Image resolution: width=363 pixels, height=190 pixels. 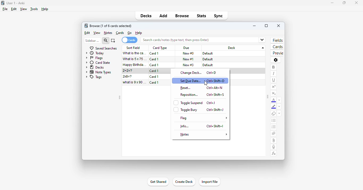 What do you see at coordinates (94, 77) in the screenshot?
I see `tags` at bounding box center [94, 77].